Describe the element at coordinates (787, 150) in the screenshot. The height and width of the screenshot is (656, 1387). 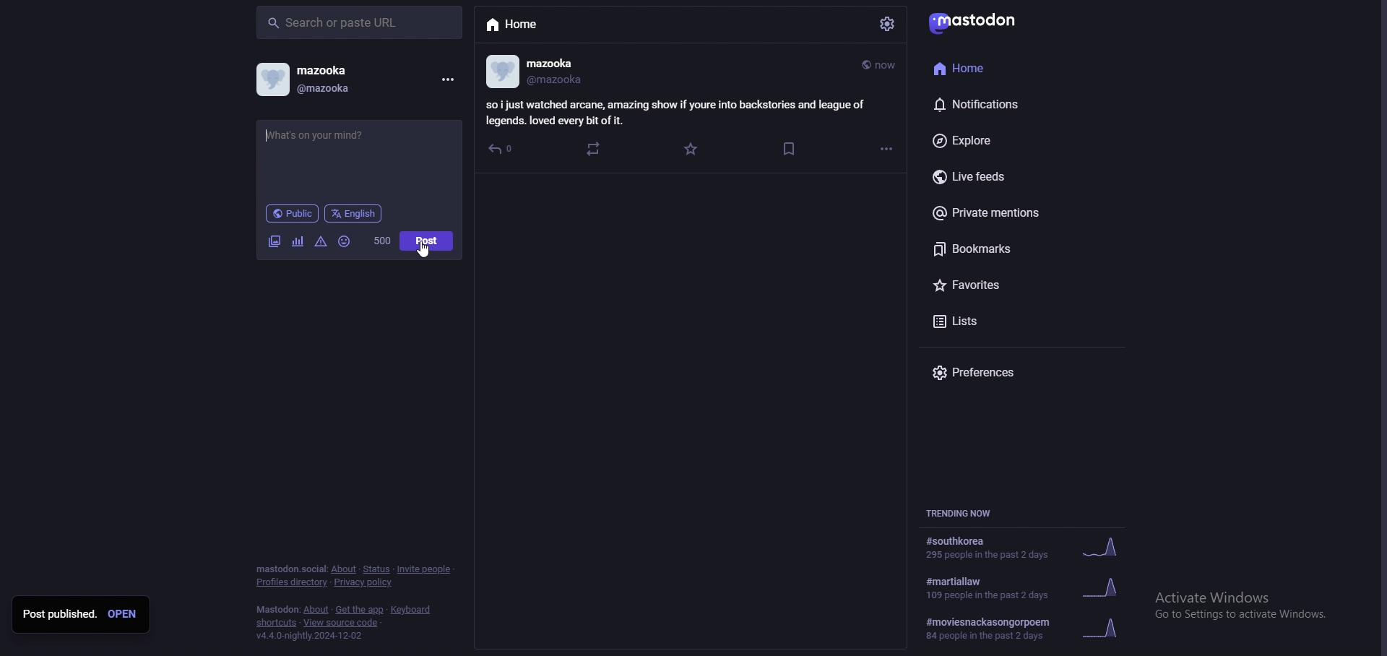
I see `bookmarks` at that location.